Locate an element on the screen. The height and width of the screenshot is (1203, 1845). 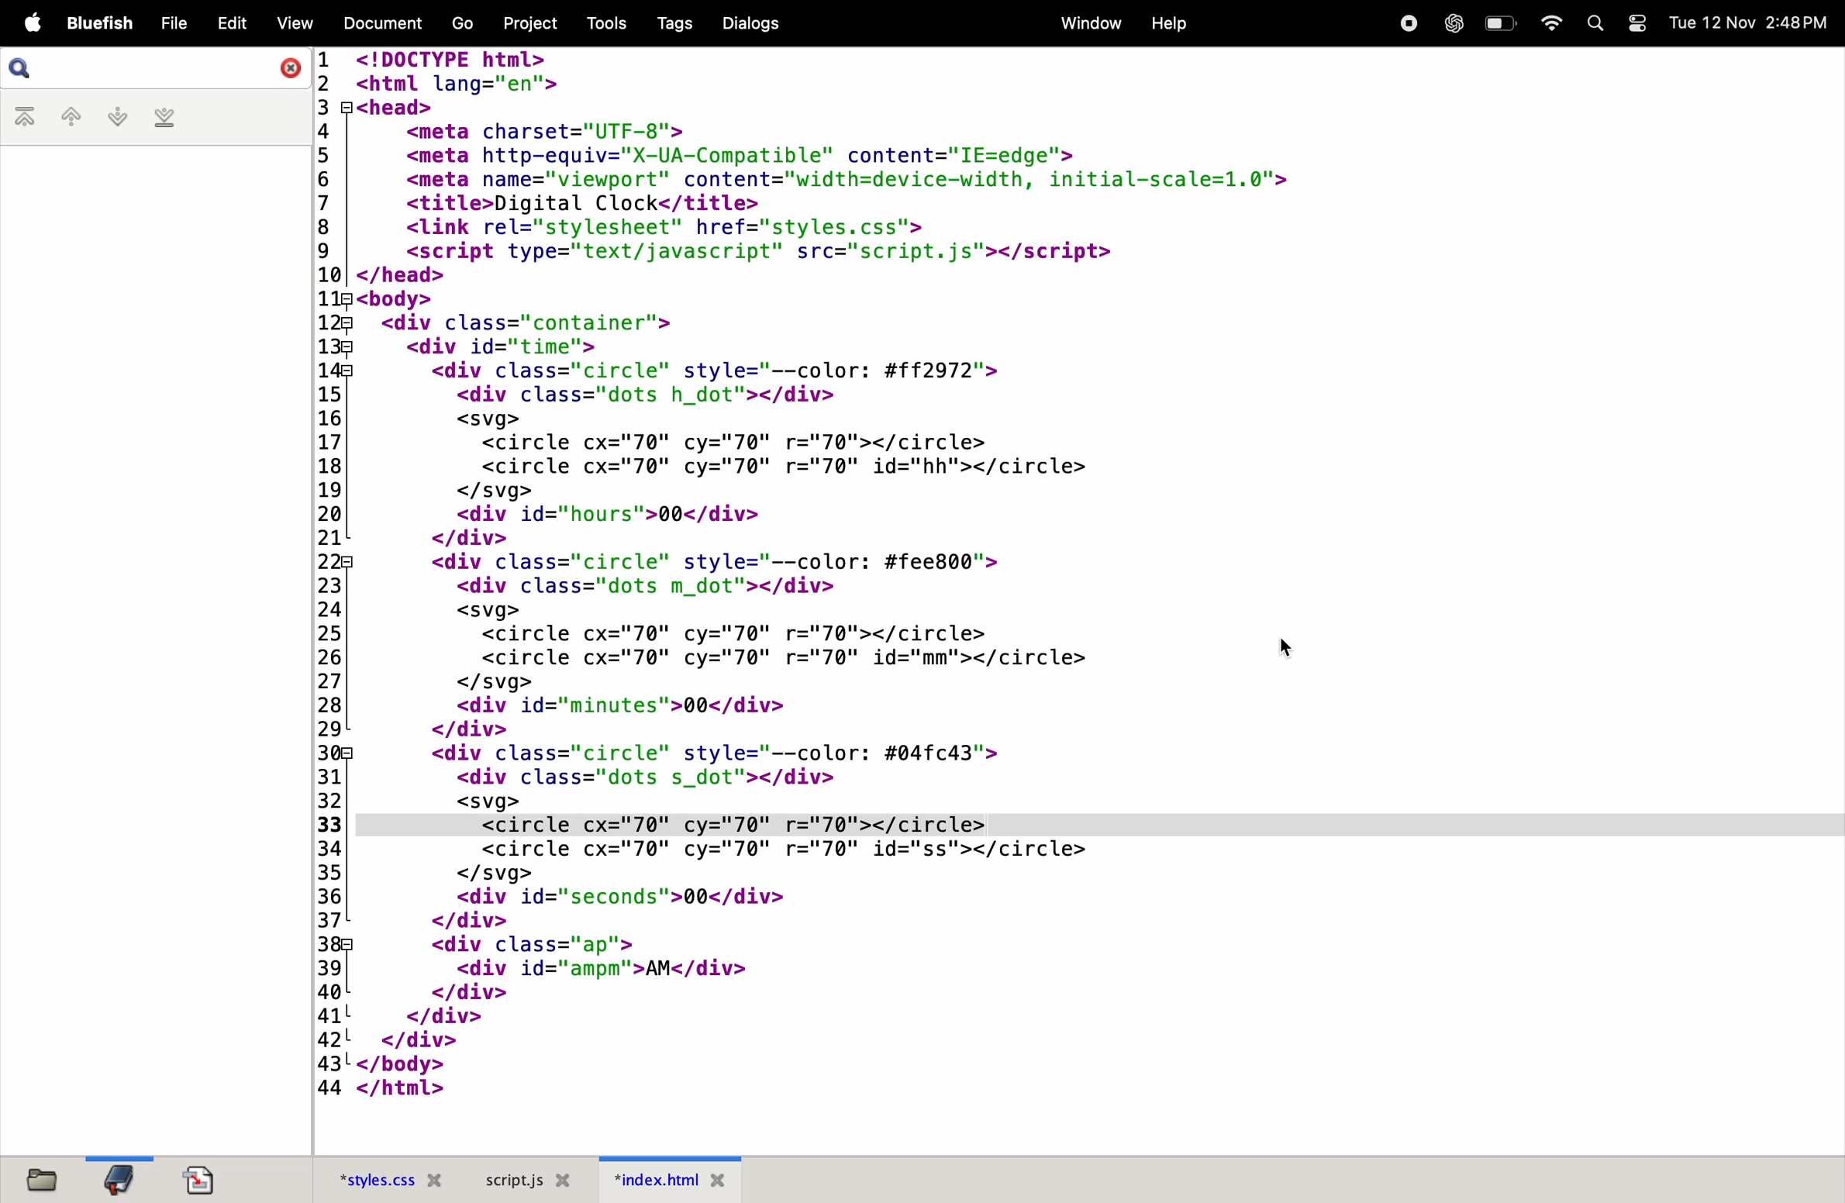
index.html is located at coordinates (681, 1184).